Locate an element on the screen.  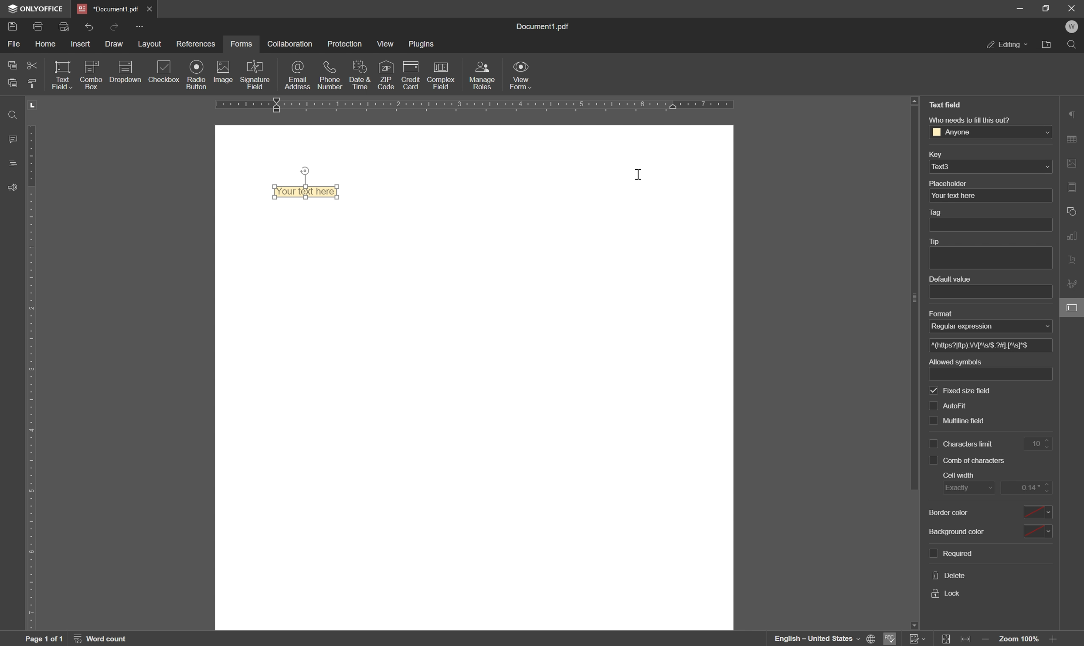
text field is located at coordinates (61, 74).